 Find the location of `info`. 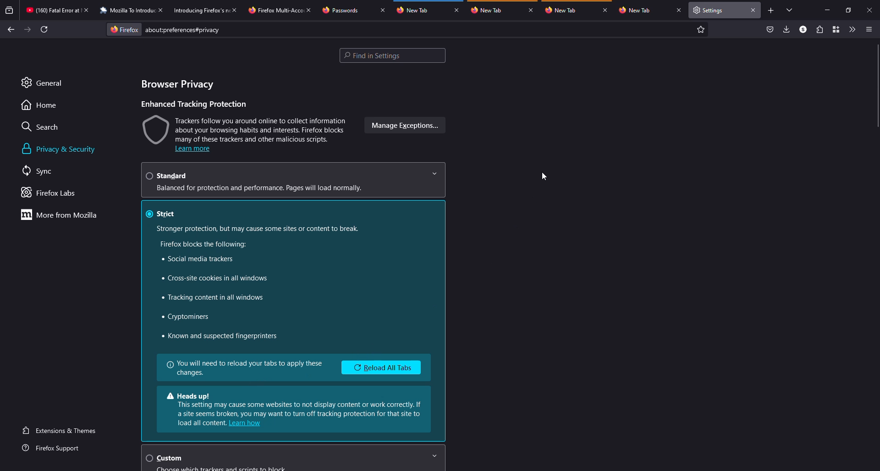

info is located at coordinates (197, 422).